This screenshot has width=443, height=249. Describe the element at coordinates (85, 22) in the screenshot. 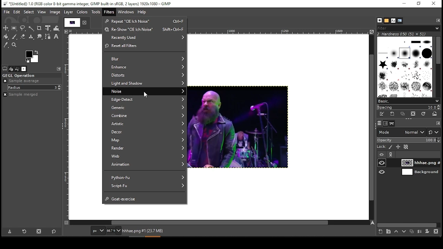

I see `close` at that location.